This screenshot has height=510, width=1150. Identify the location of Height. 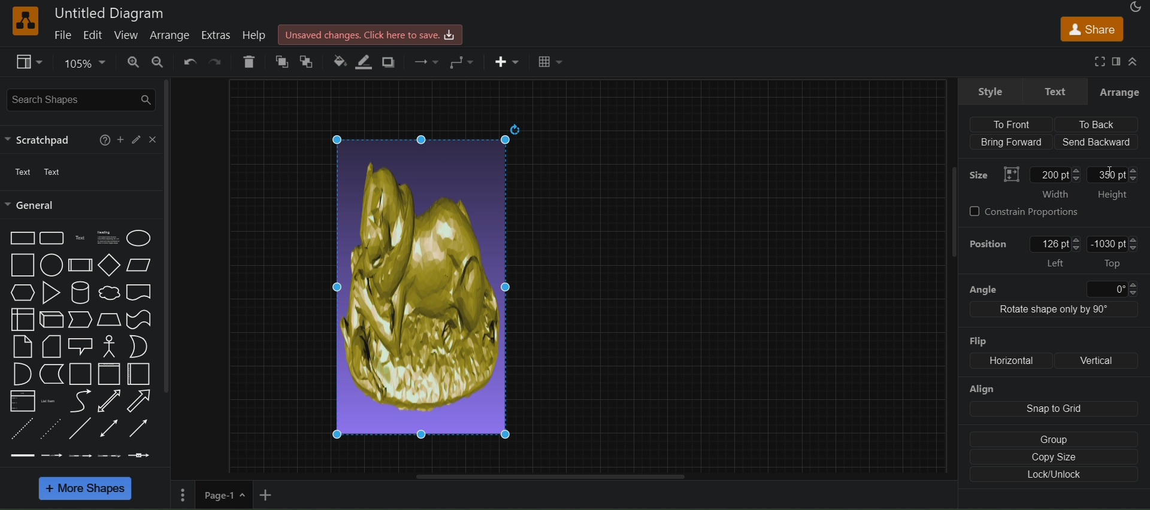
(1115, 196).